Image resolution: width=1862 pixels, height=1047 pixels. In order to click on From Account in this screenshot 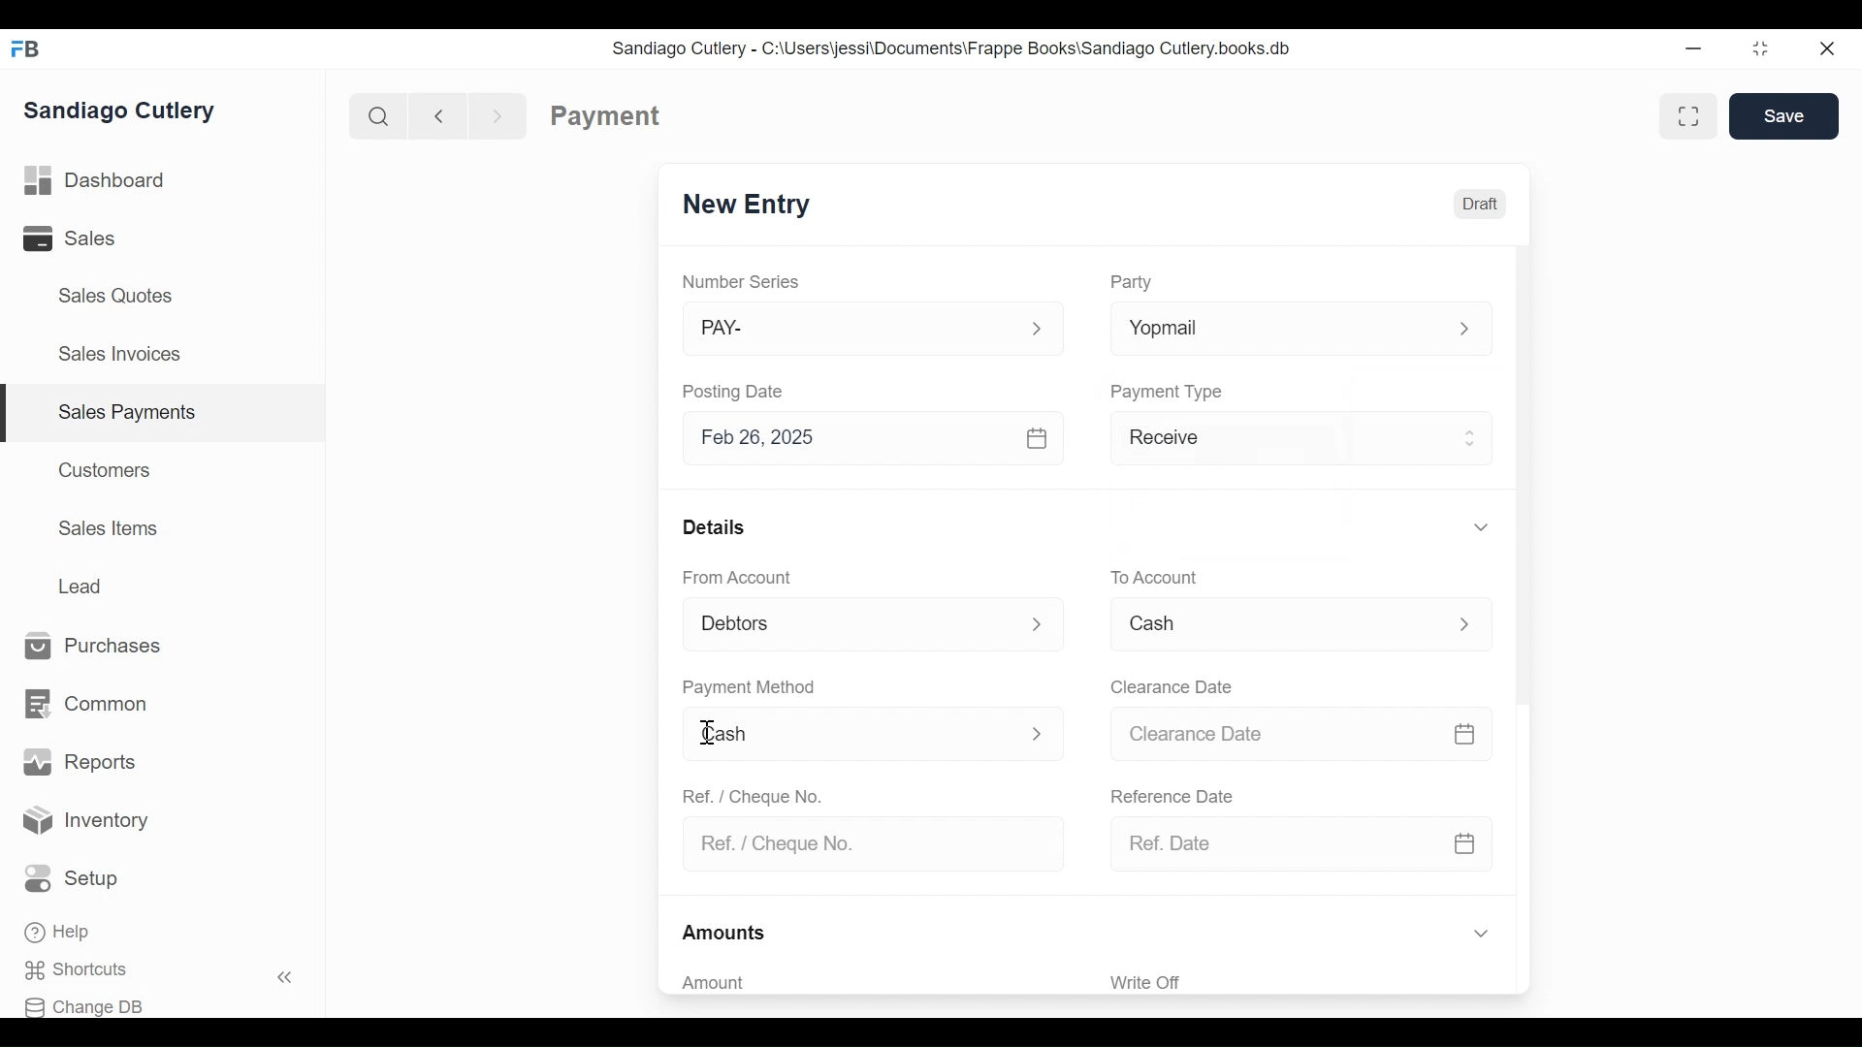, I will do `click(739, 578)`.